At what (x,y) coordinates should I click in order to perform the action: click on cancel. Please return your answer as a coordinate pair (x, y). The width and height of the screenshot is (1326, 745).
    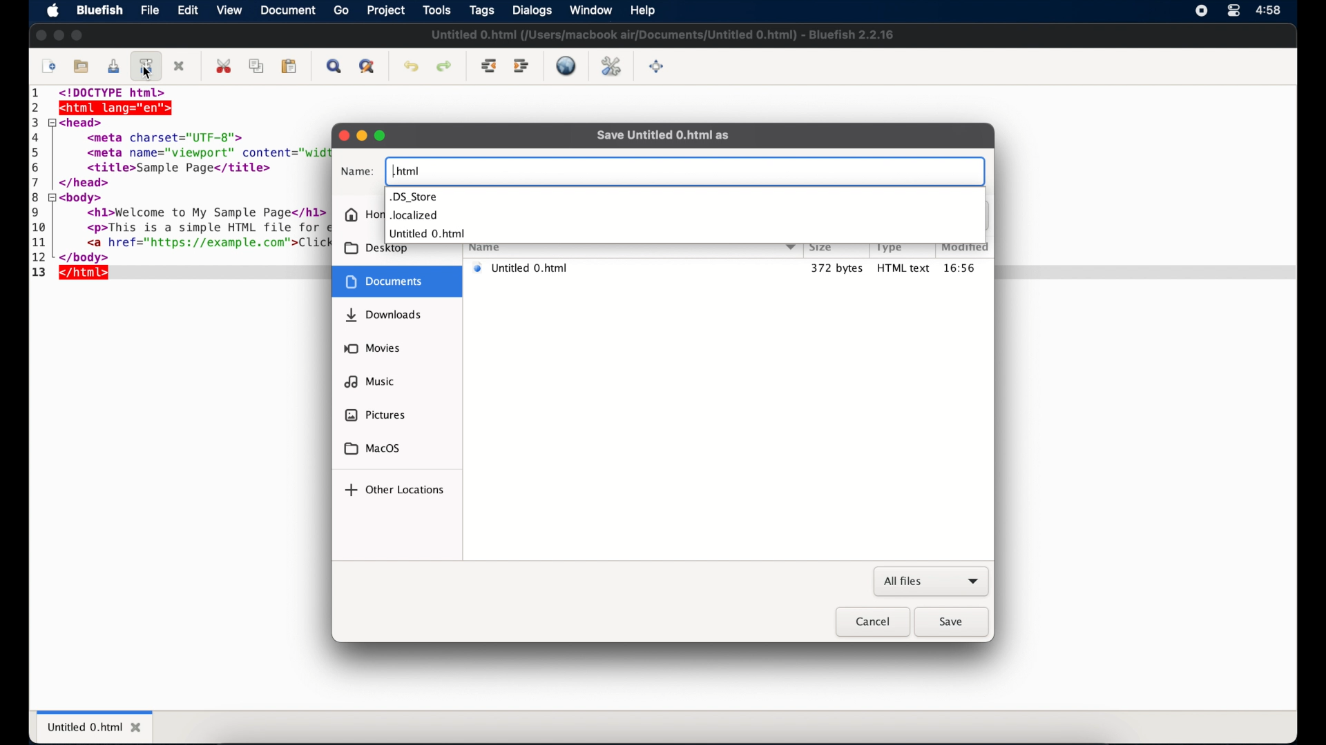
    Looking at the image, I should click on (872, 622).